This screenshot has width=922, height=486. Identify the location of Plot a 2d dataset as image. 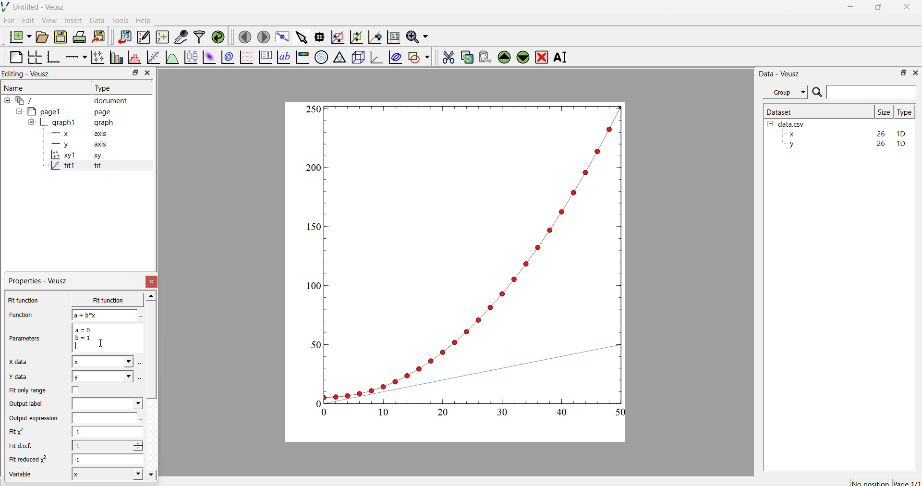
(208, 57).